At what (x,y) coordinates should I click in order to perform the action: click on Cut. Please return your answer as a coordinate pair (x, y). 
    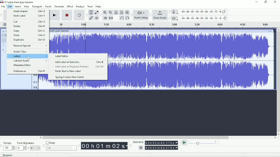
    Looking at the image, I should click on (30, 21).